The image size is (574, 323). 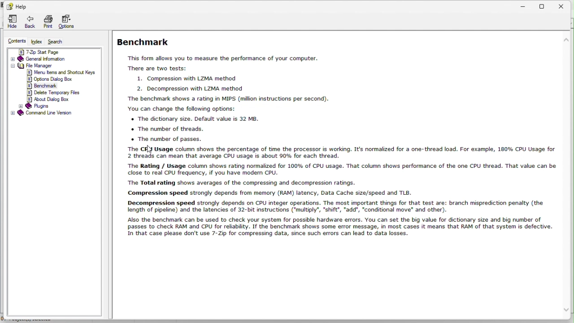 I want to click on Contents, so click(x=14, y=41).